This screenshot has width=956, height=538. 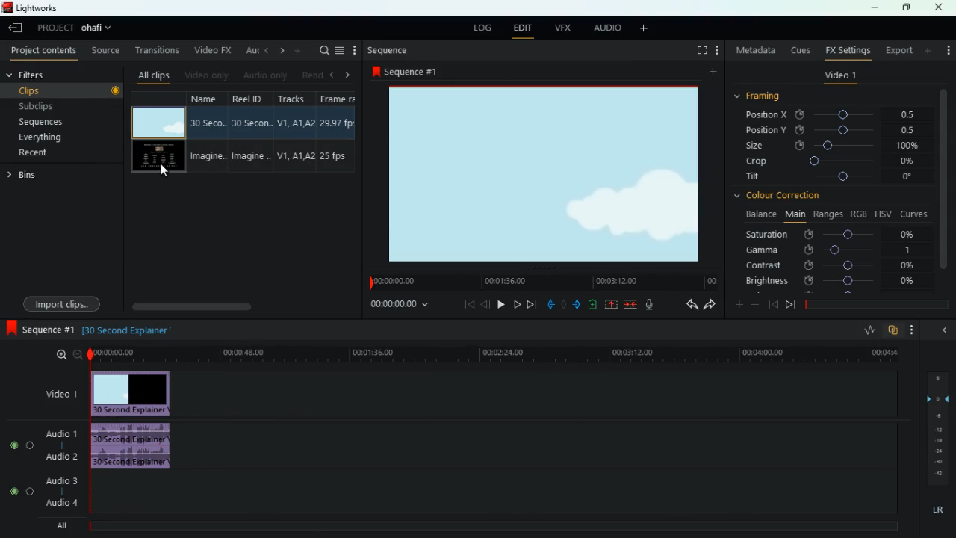 What do you see at coordinates (253, 133) in the screenshot?
I see `reel id` at bounding box center [253, 133].